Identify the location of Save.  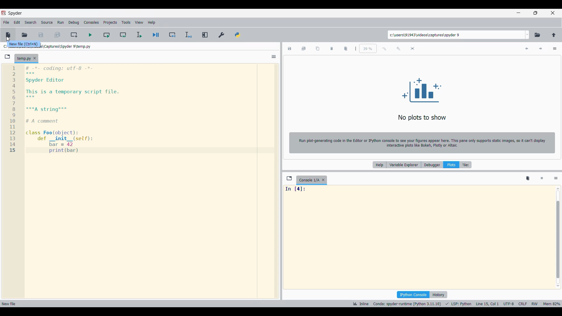
(41, 35).